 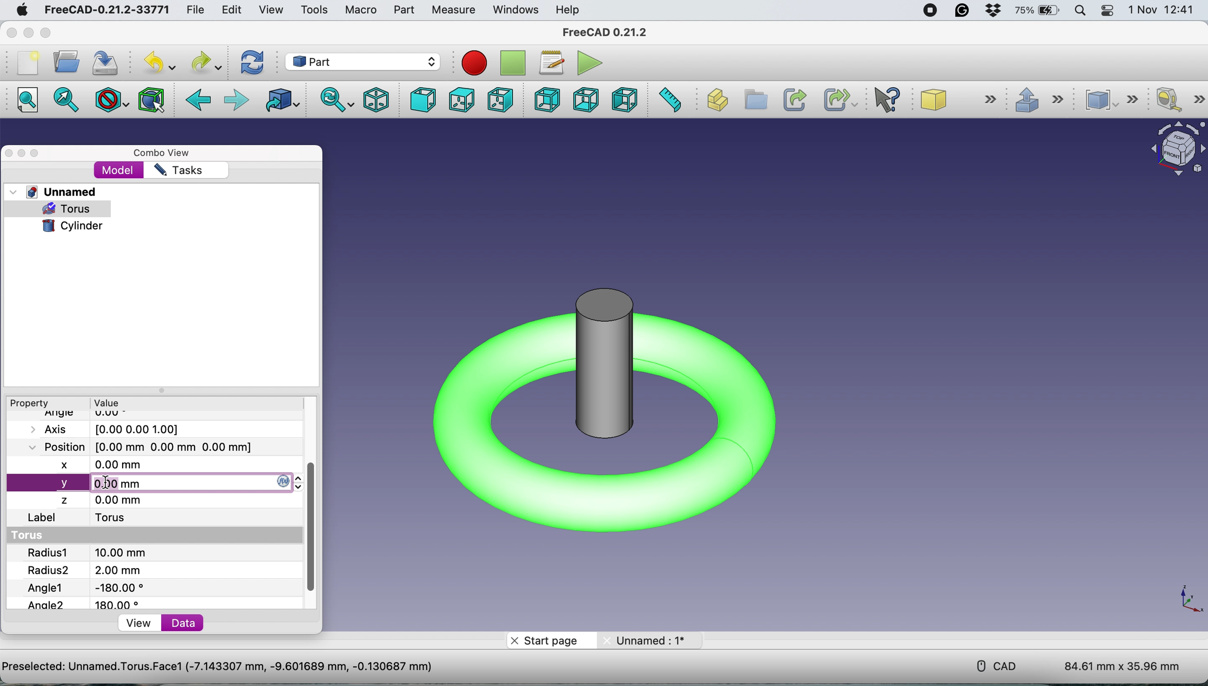 I want to click on unnamed, so click(x=655, y=640).